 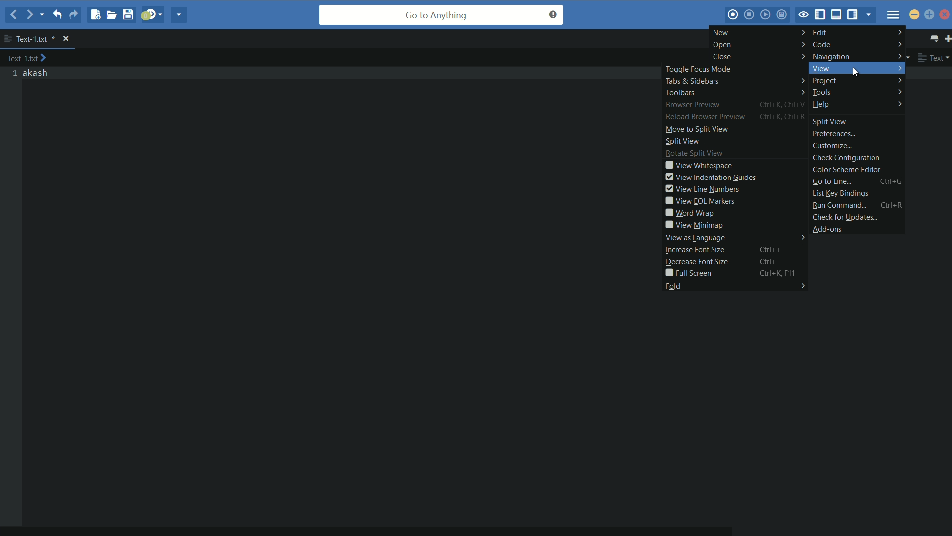 I want to click on open a file, so click(x=112, y=14).